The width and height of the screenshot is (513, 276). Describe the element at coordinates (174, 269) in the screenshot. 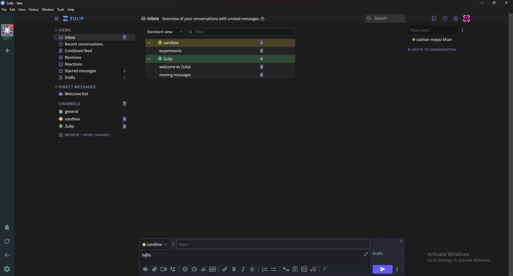

I see `voice call` at that location.